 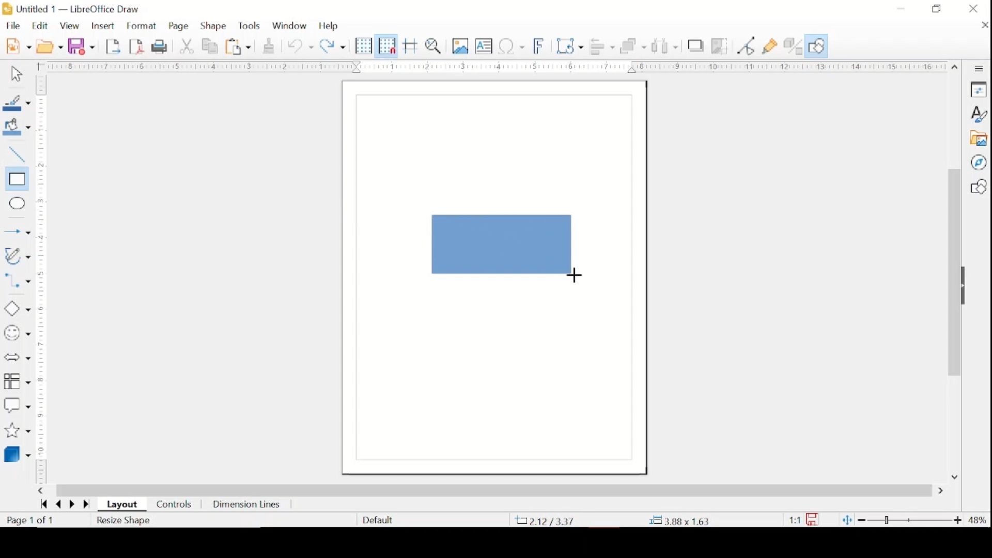 I want to click on previous, so click(x=57, y=505).